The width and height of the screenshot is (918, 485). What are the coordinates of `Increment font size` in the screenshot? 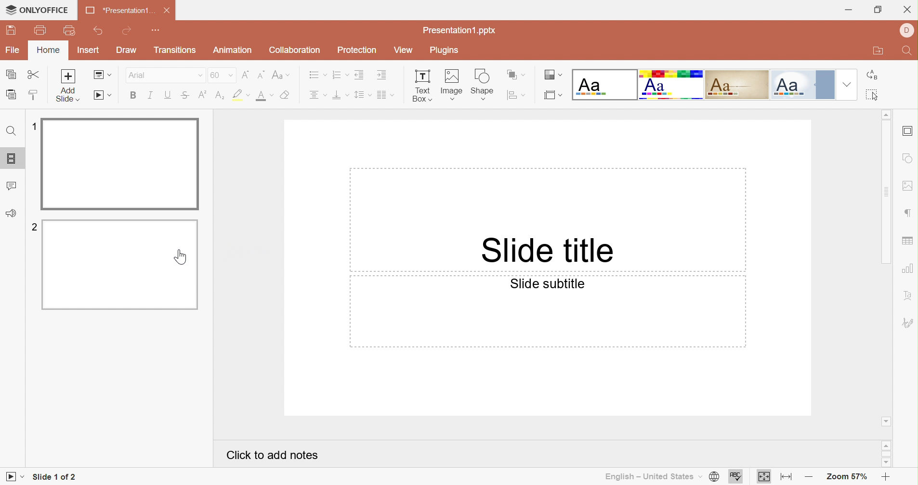 It's located at (245, 75).